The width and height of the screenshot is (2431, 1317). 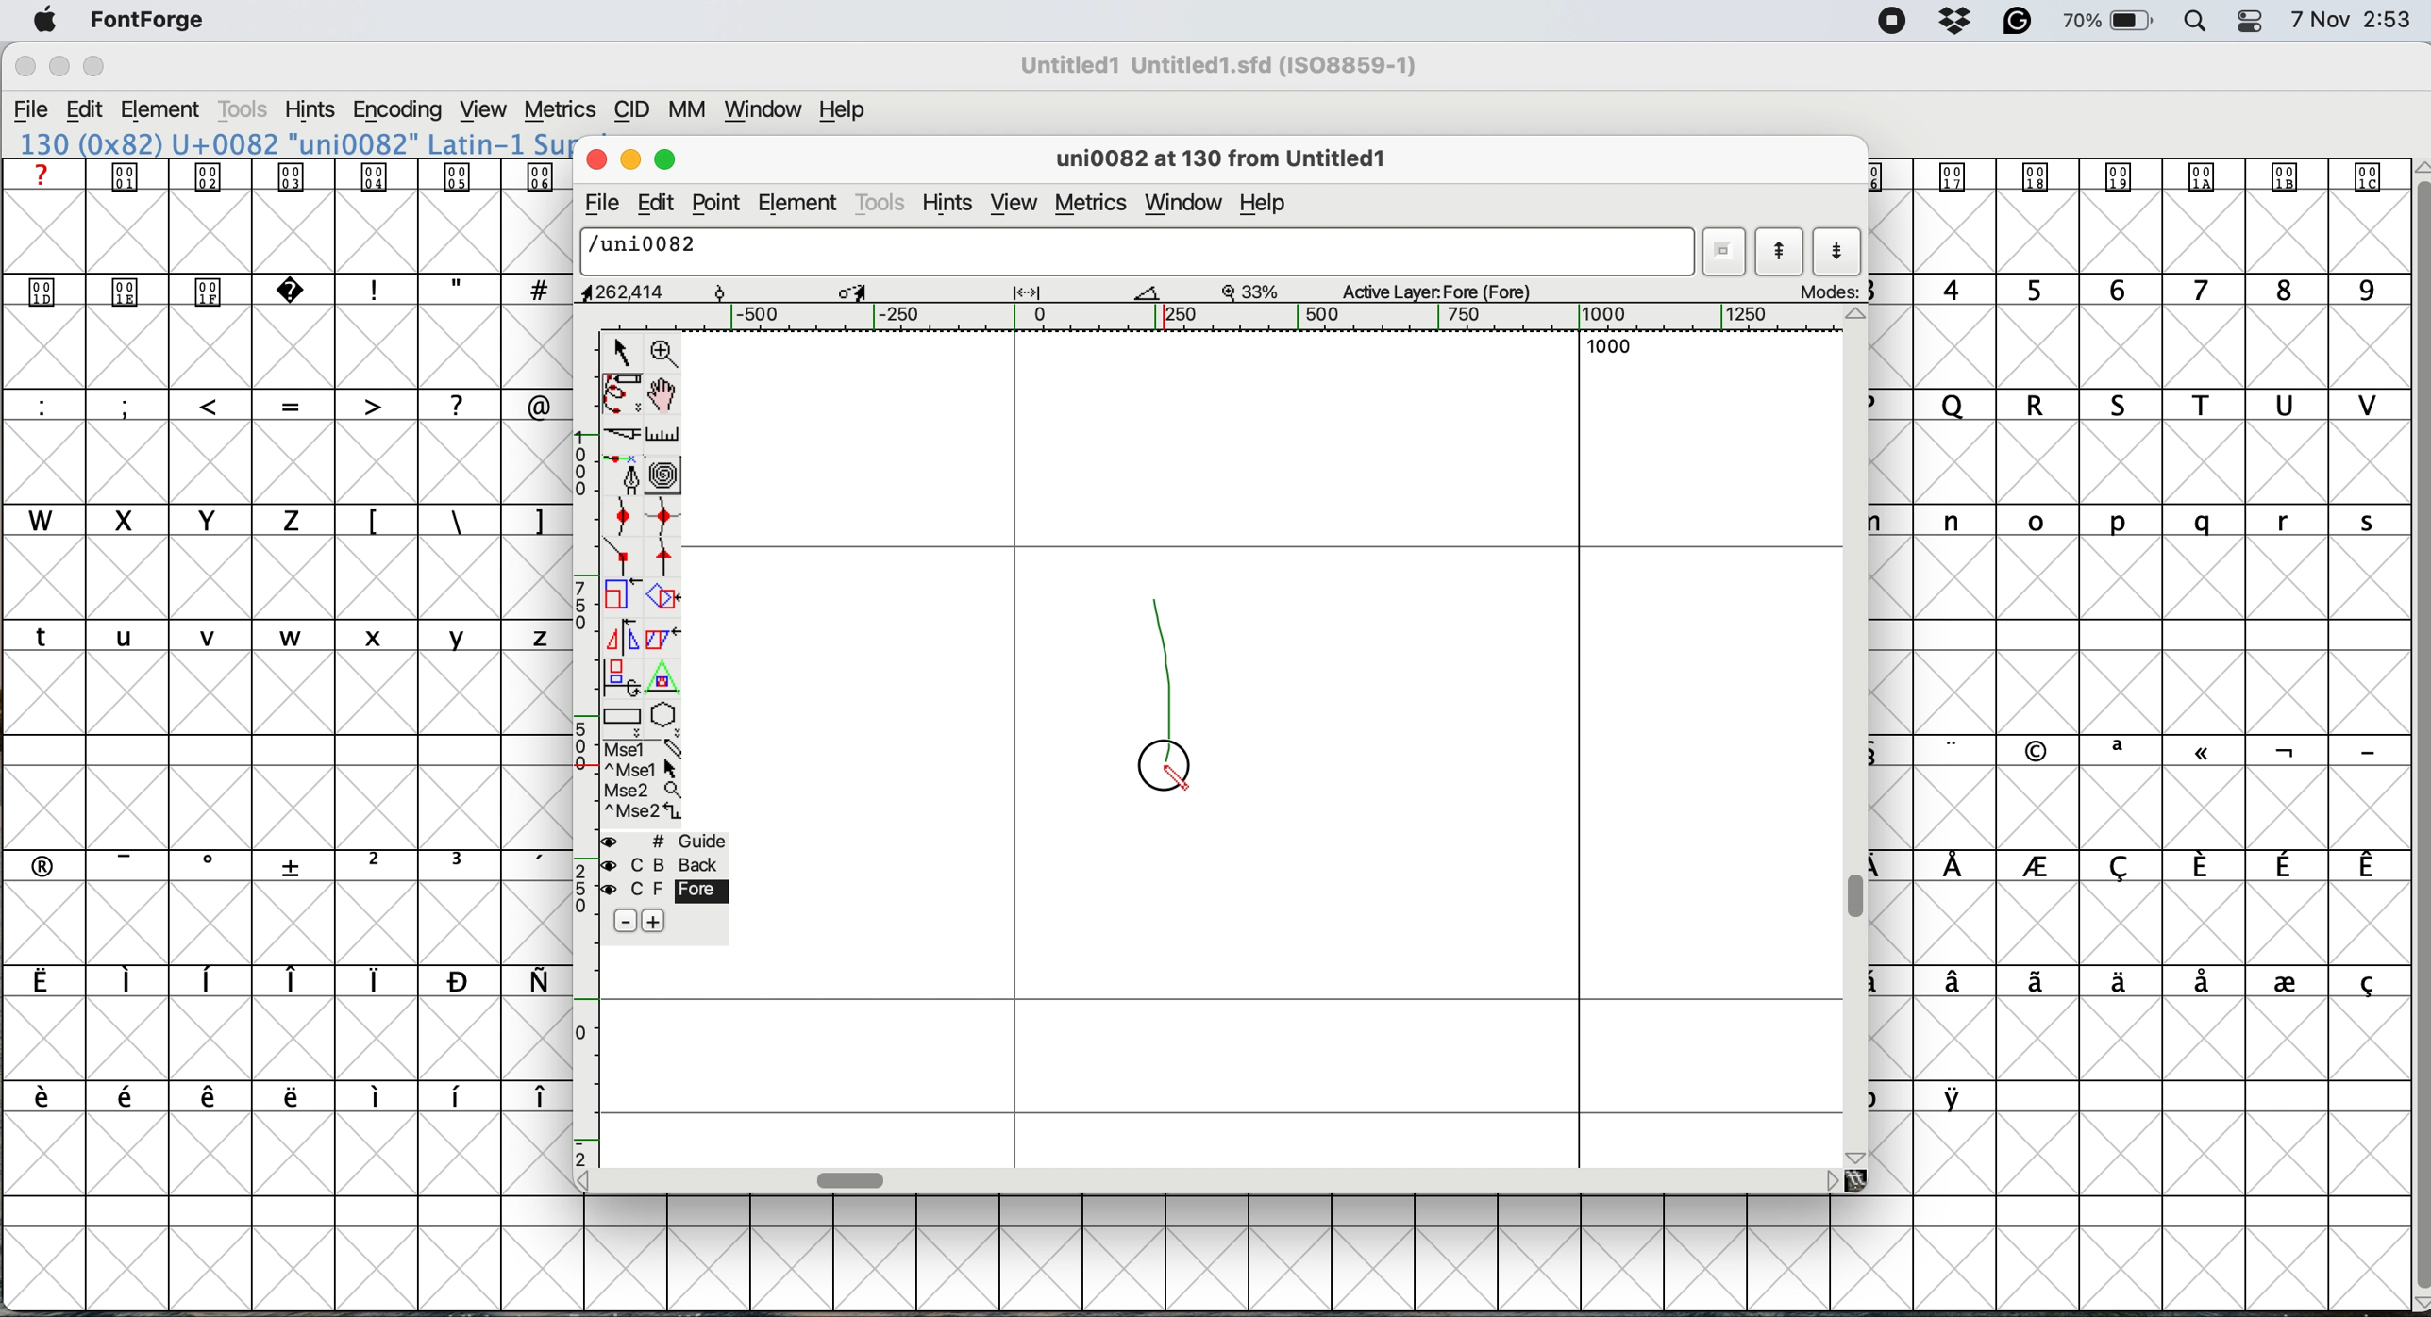 I want to click on change whether spiro is active or not, so click(x=669, y=476).